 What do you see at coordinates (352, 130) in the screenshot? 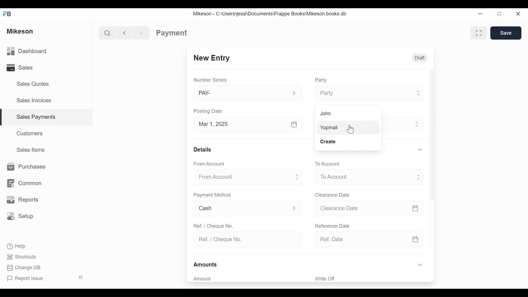
I see `cursor` at bounding box center [352, 130].